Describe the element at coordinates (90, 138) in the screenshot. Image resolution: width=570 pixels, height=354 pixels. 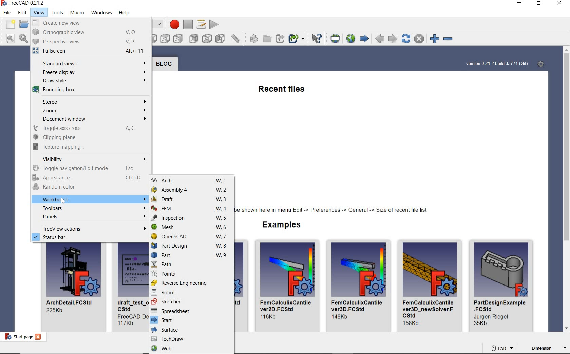
I see `clipping plane` at that location.